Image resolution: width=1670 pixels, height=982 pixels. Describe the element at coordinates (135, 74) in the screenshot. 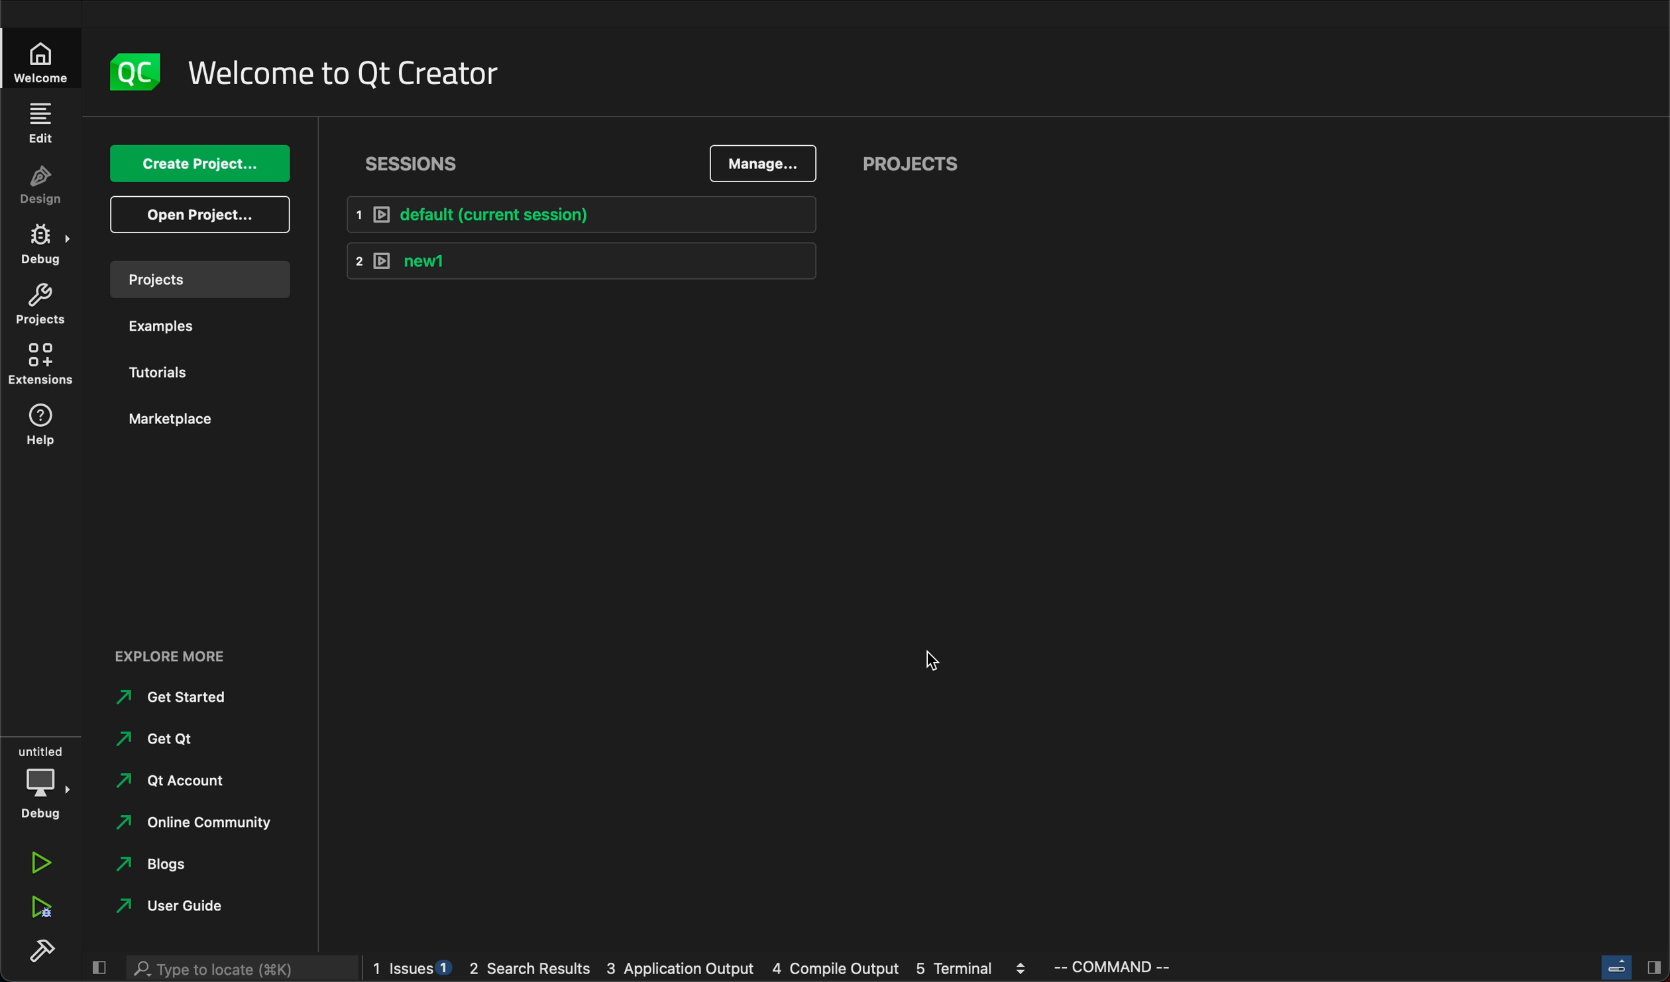

I see `logo` at that location.